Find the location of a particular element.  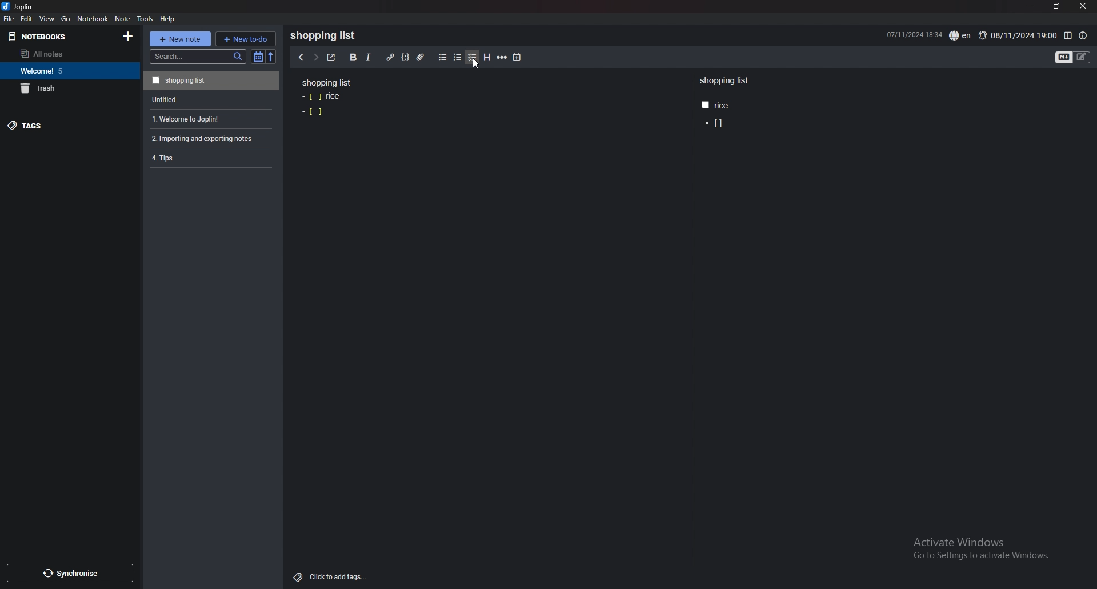

new note is located at coordinates (179, 39).